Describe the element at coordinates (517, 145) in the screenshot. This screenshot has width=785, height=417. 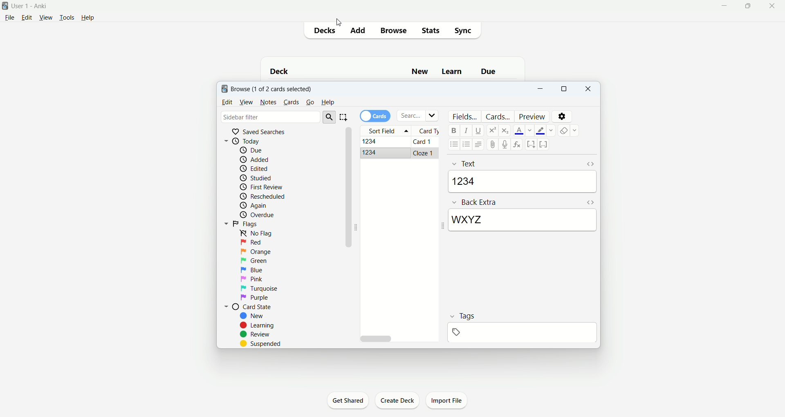
I see `formula` at that location.